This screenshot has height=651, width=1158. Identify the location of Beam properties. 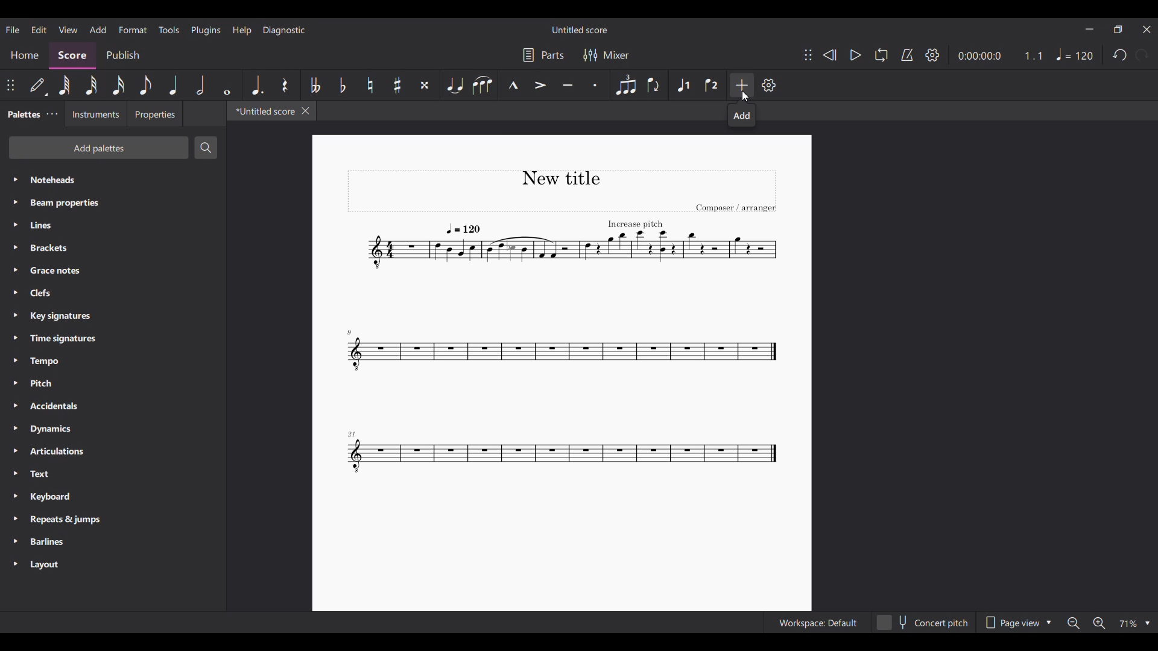
(112, 203).